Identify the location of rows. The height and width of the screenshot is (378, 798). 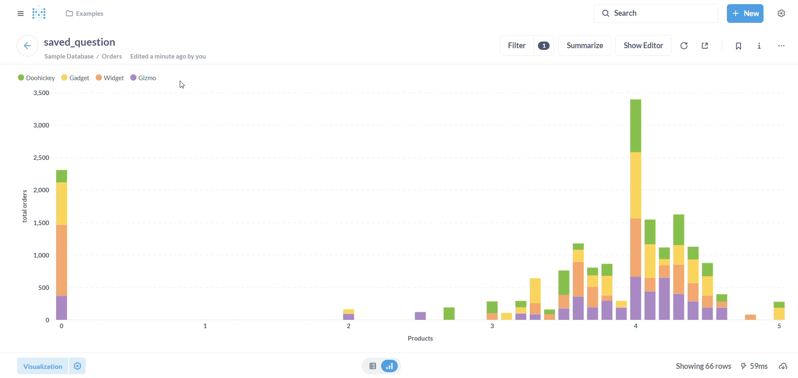
(701, 366).